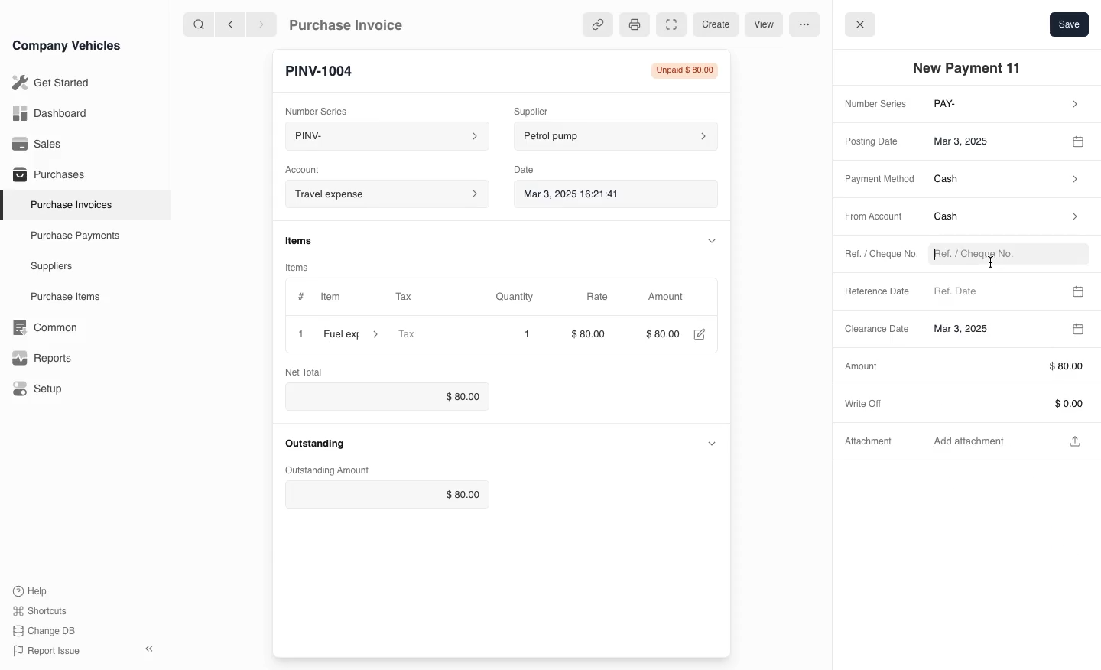 This screenshot has width=1101, height=670. Describe the element at coordinates (315, 443) in the screenshot. I see `Outstanding` at that location.